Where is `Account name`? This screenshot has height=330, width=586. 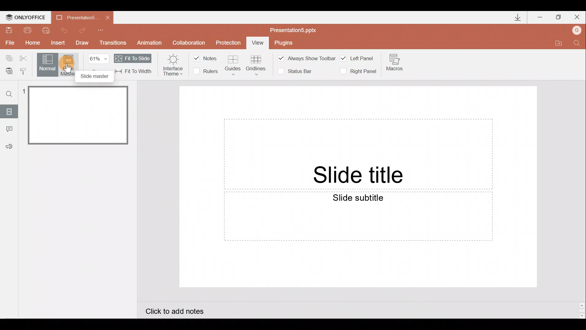
Account name is located at coordinates (578, 29).